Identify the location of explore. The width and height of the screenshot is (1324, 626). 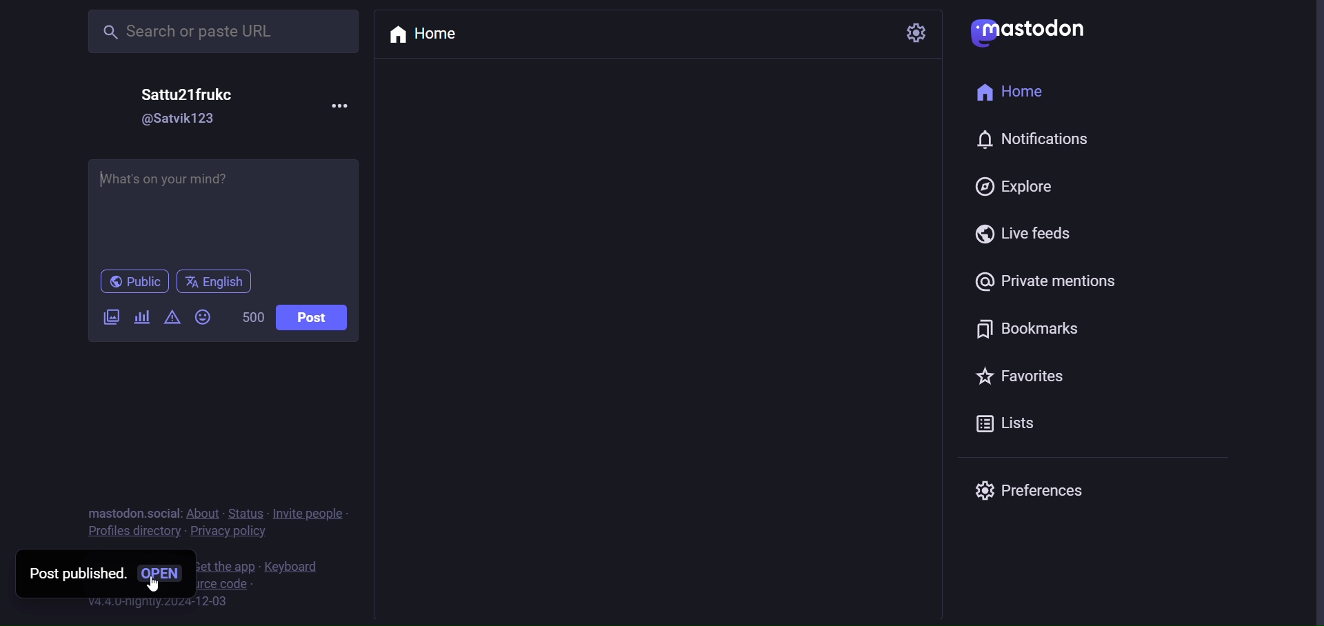
(1016, 188).